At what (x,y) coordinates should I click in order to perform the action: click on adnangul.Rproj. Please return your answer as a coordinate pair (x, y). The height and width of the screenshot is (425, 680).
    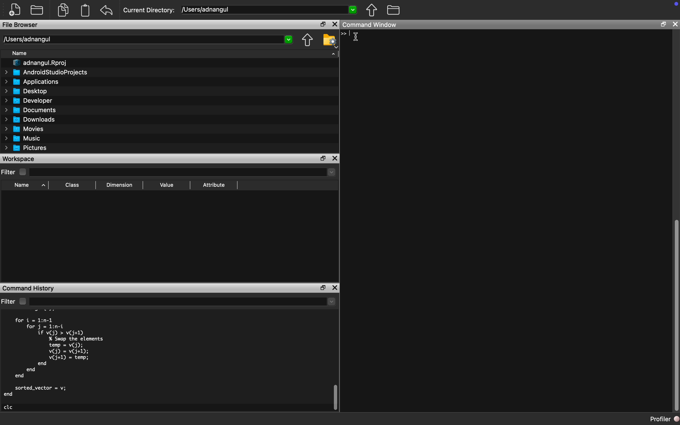
    Looking at the image, I should click on (40, 63).